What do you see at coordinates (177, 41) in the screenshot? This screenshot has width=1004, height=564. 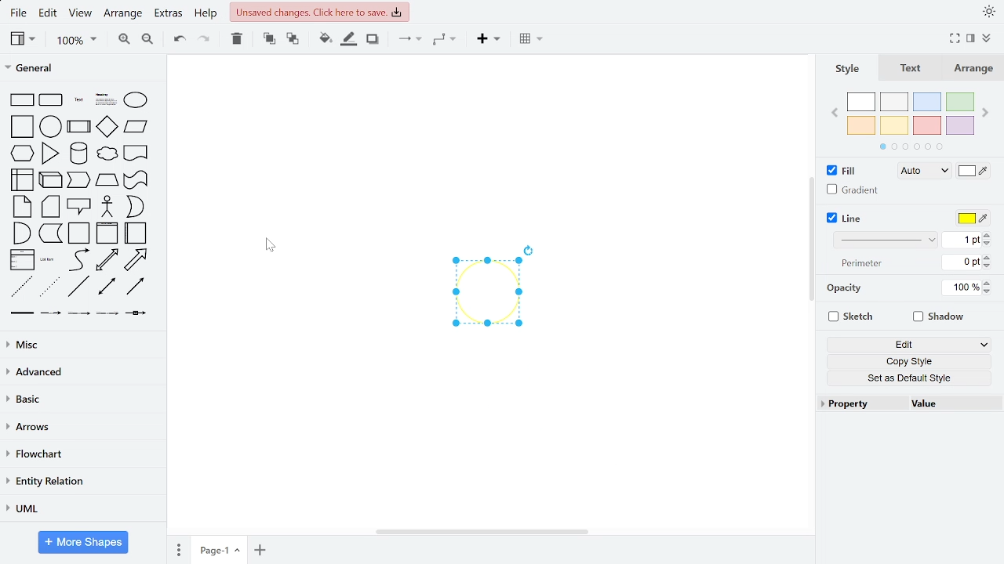 I see `undo` at bounding box center [177, 41].